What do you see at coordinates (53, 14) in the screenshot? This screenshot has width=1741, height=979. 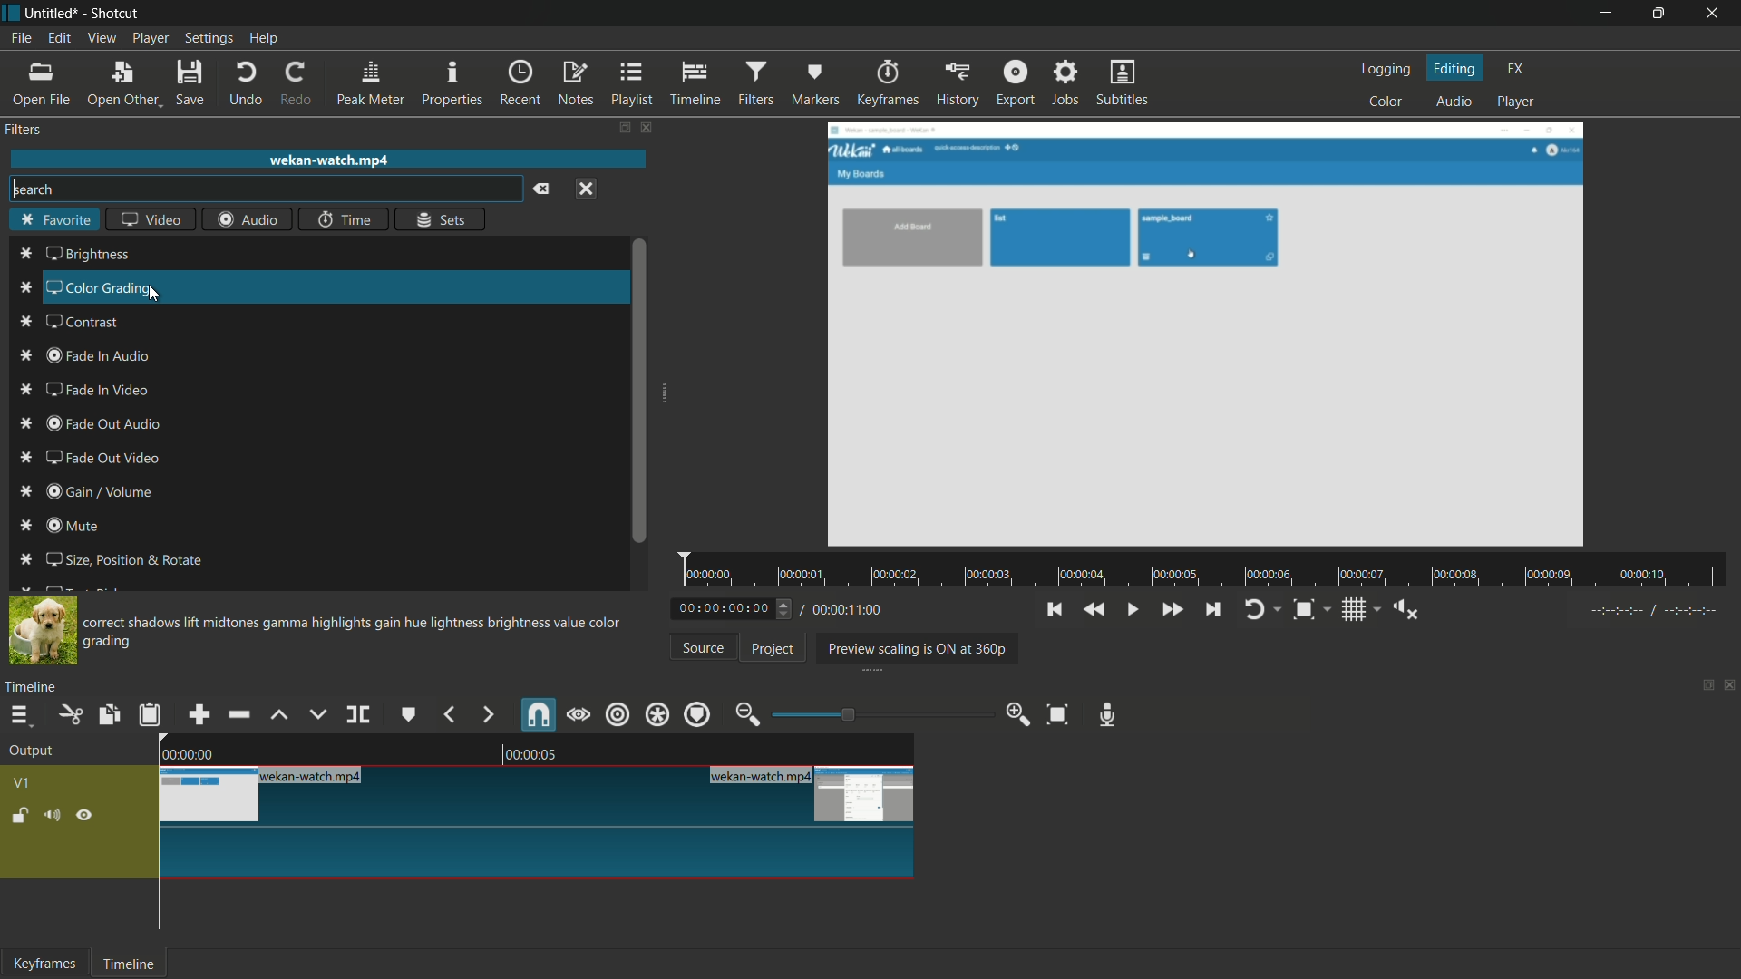 I see `project name` at bounding box center [53, 14].